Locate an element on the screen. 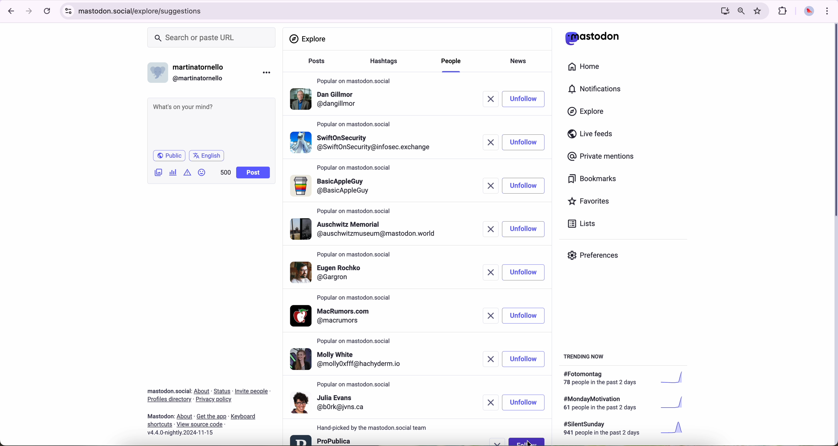 The height and width of the screenshot is (446, 838). profile is located at coordinates (333, 186).